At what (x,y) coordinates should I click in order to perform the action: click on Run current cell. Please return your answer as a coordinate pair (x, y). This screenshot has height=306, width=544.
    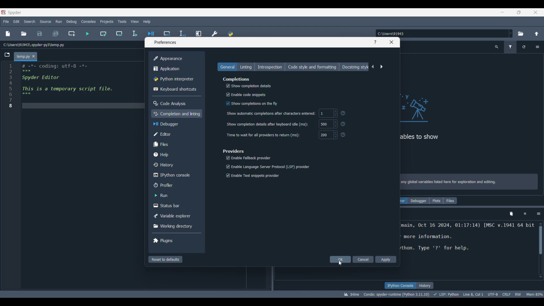
    Looking at the image, I should click on (103, 34).